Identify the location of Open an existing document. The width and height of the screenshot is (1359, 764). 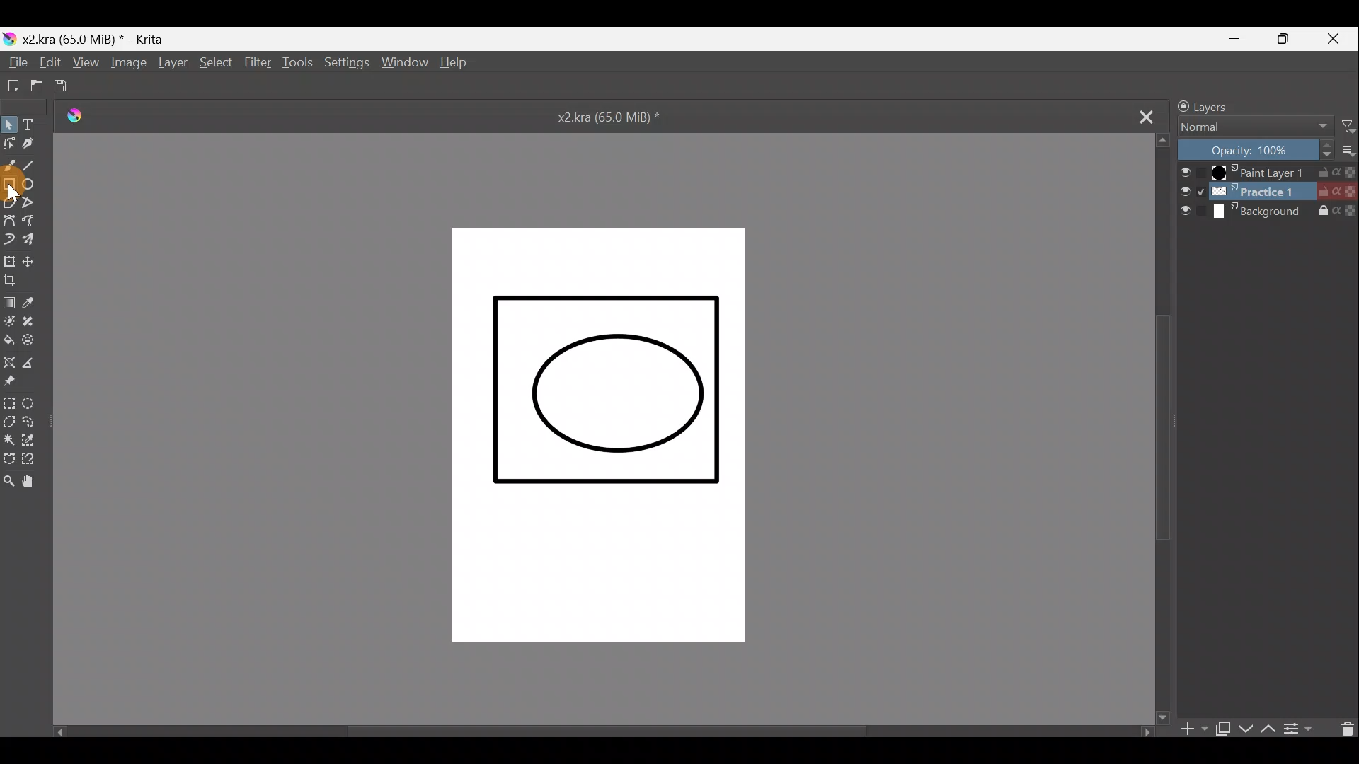
(35, 87).